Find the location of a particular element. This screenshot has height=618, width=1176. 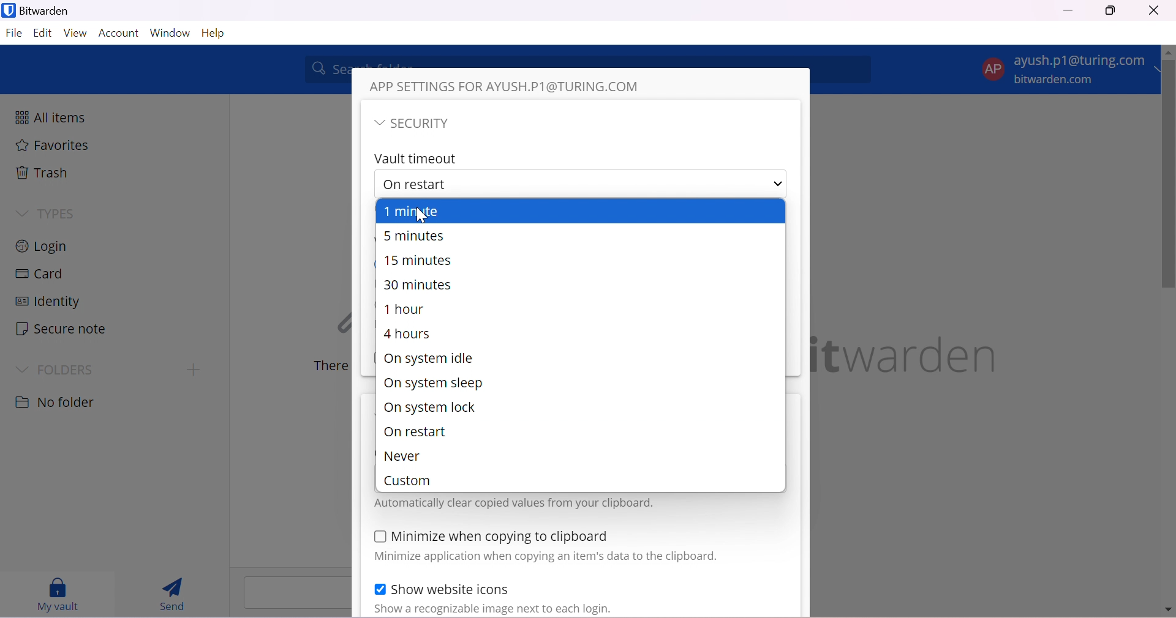

Minimize when copying to clipboard. is located at coordinates (500, 537).